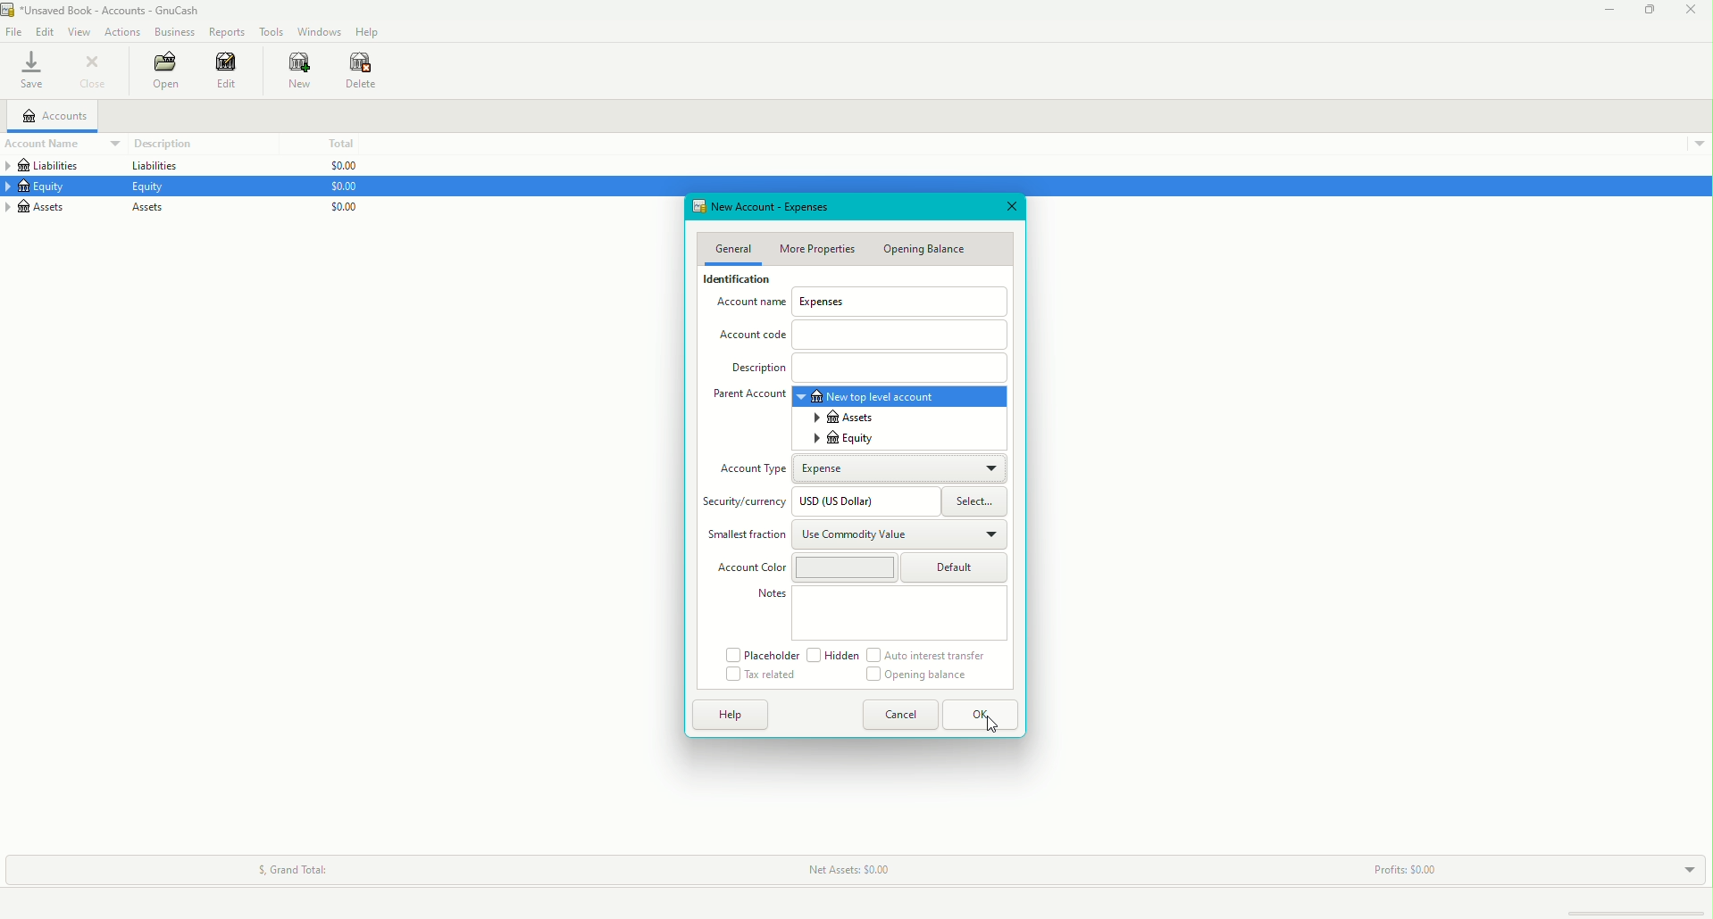  Describe the element at coordinates (343, 189) in the screenshot. I see `$0` at that location.